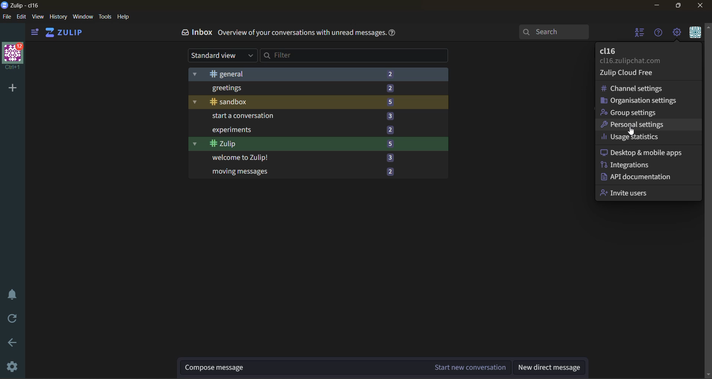 This screenshot has height=379, width=712. What do you see at coordinates (642, 177) in the screenshot?
I see `api documentation` at bounding box center [642, 177].